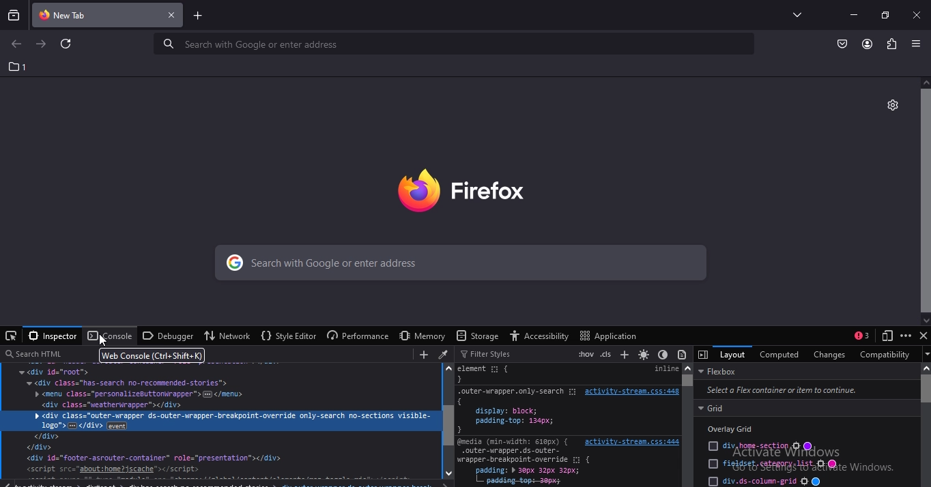  Describe the element at coordinates (885, 354) in the screenshot. I see `compatiabilty` at that location.